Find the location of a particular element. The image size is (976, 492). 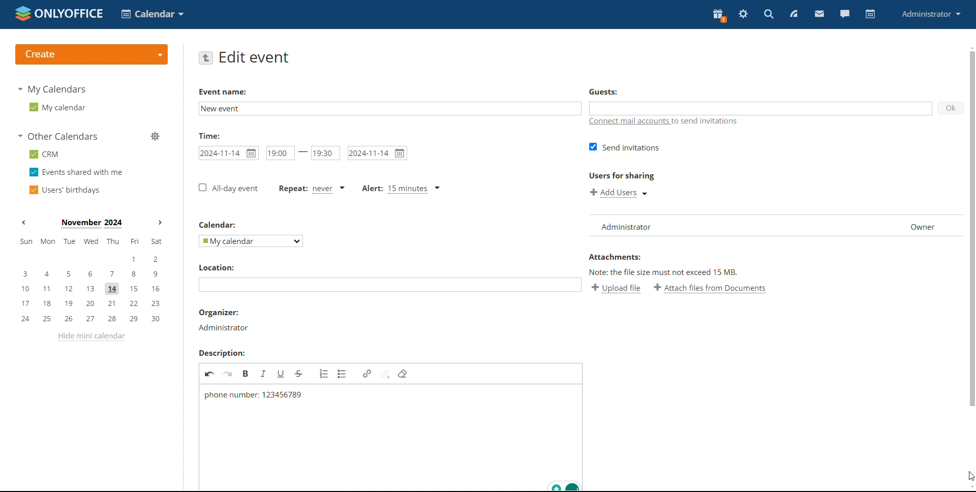

add location is located at coordinates (390, 285).